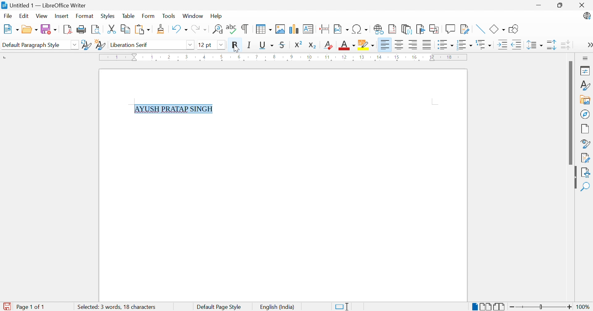 The image size is (593, 311). What do you see at coordinates (128, 16) in the screenshot?
I see `Table` at bounding box center [128, 16].